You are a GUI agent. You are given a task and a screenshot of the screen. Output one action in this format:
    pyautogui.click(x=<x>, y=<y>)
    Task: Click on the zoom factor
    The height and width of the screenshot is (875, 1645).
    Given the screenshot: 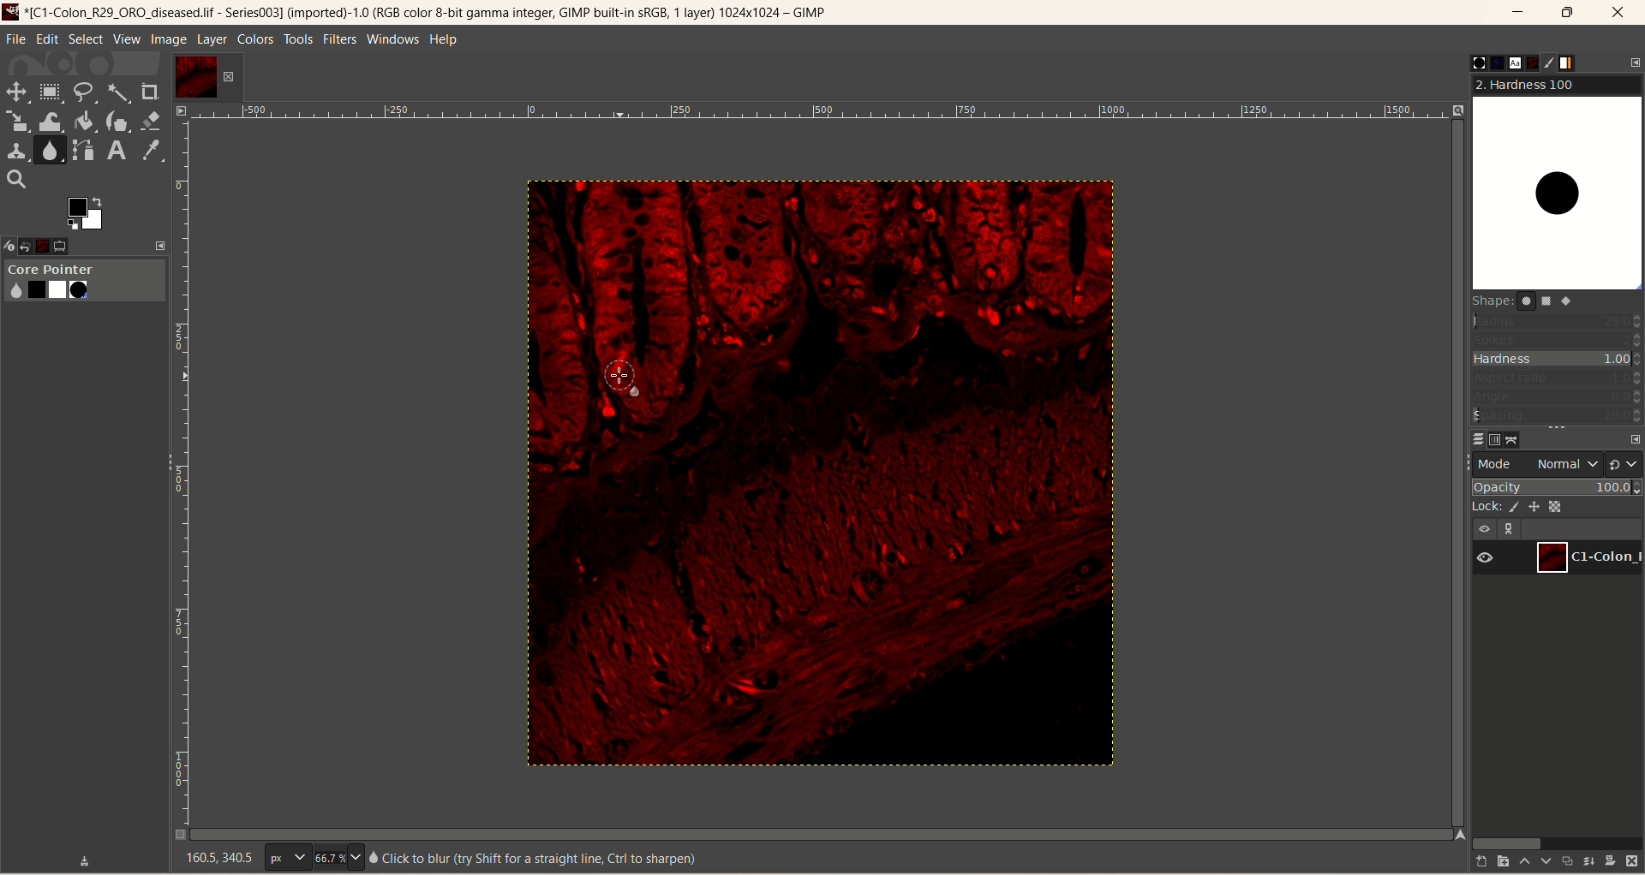 What is the action you would take?
    pyautogui.click(x=337, y=858)
    